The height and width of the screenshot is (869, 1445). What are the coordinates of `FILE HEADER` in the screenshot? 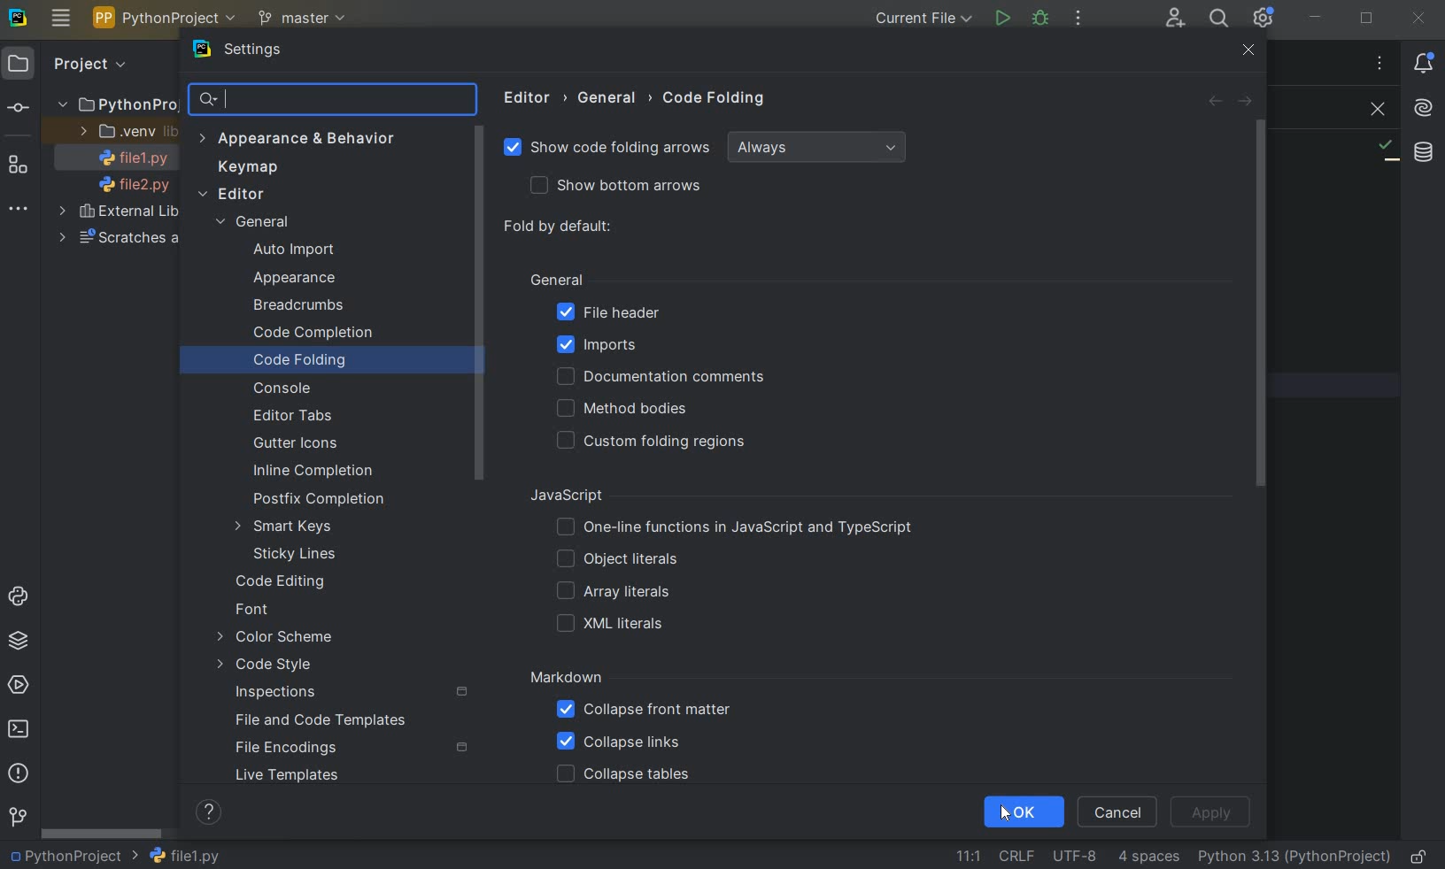 It's located at (607, 313).